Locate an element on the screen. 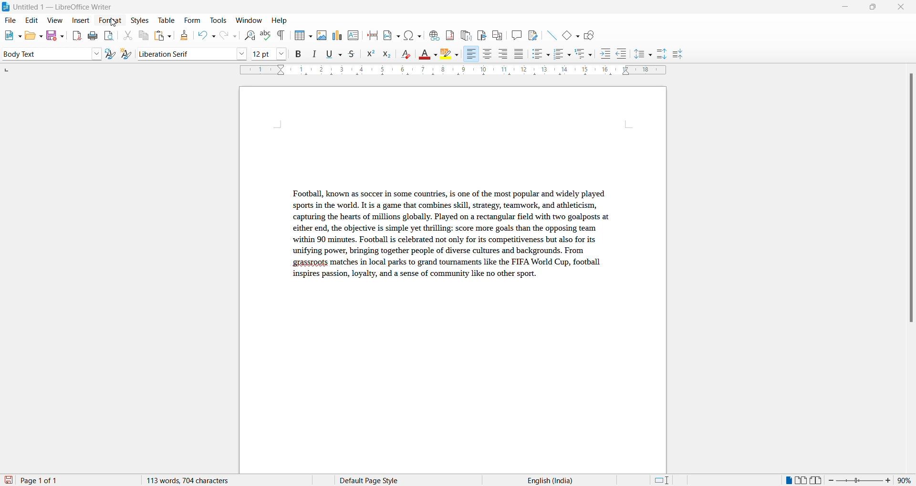  insert field is located at coordinates (391, 34).